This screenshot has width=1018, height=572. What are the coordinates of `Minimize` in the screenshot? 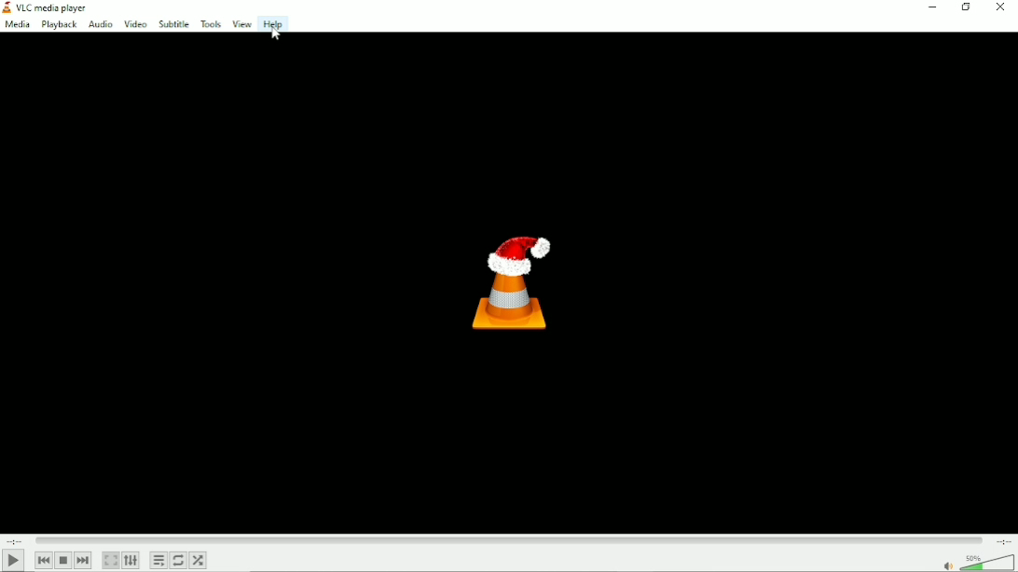 It's located at (930, 7).